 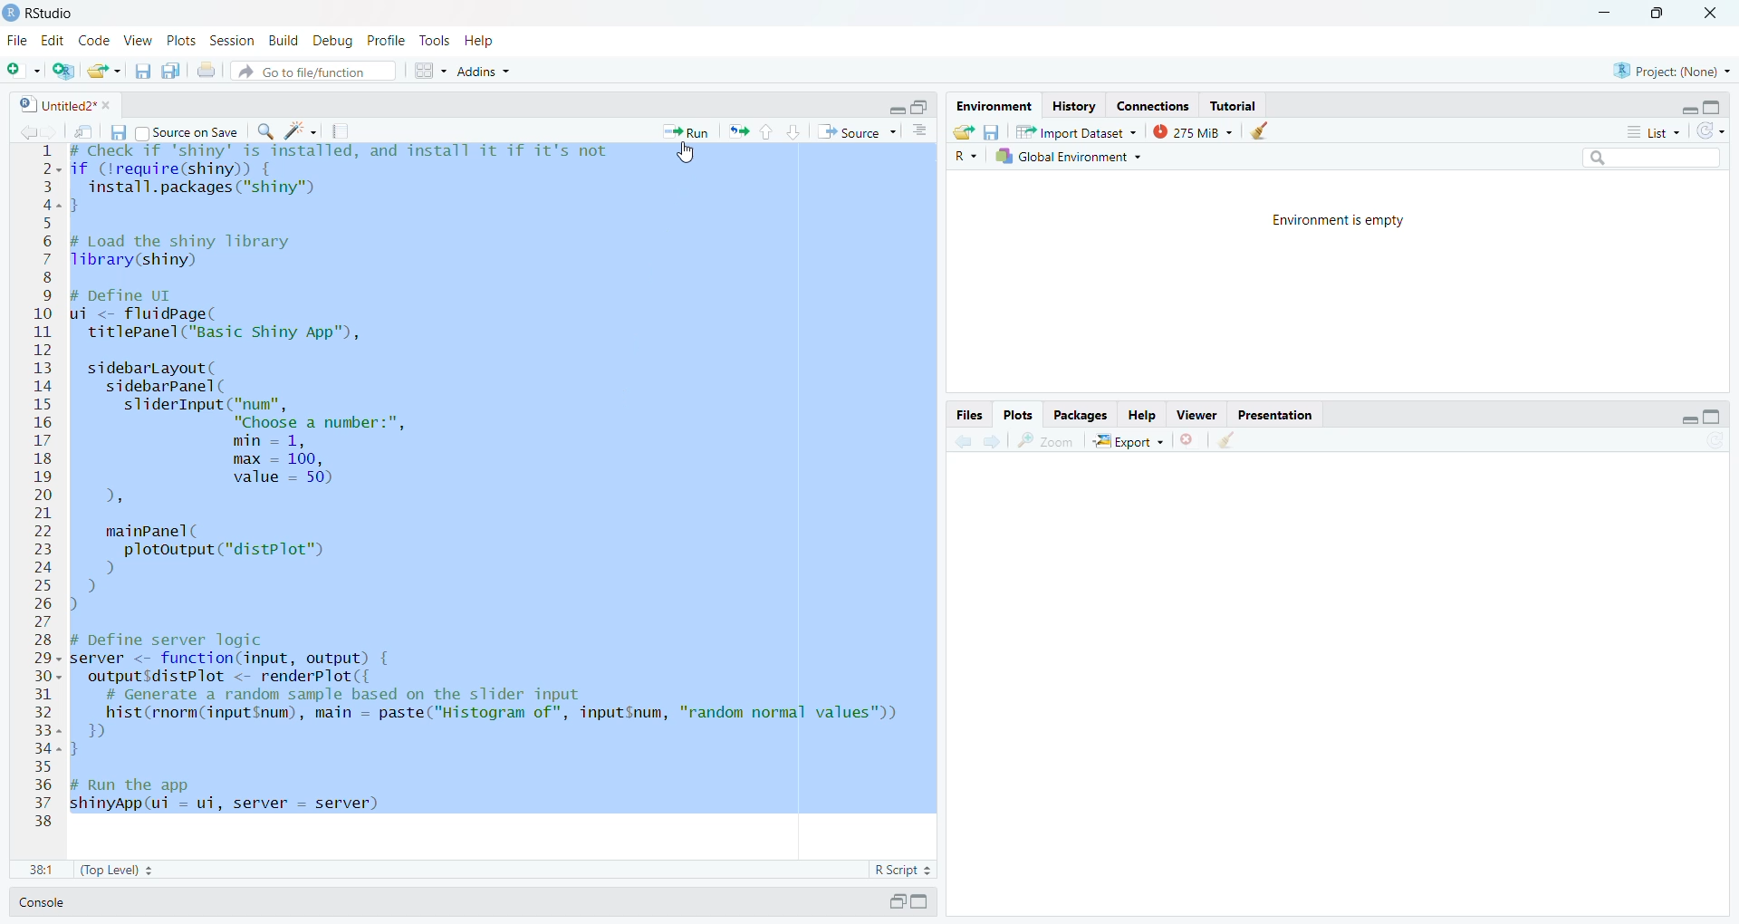 What do you see at coordinates (138, 40) in the screenshot?
I see `View` at bounding box center [138, 40].